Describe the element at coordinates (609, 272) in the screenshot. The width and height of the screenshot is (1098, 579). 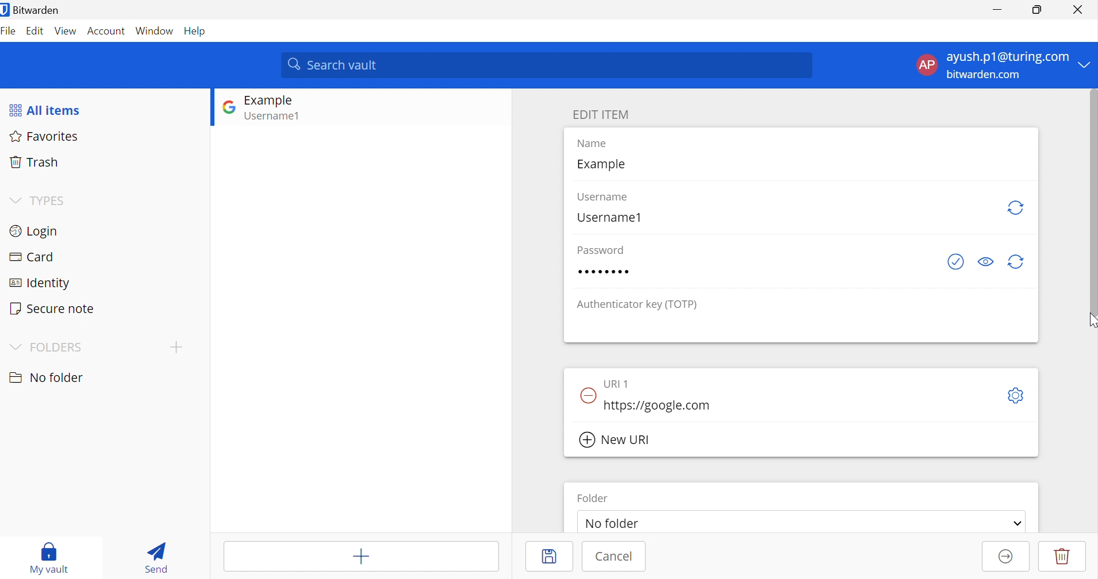
I see `Password` at that location.